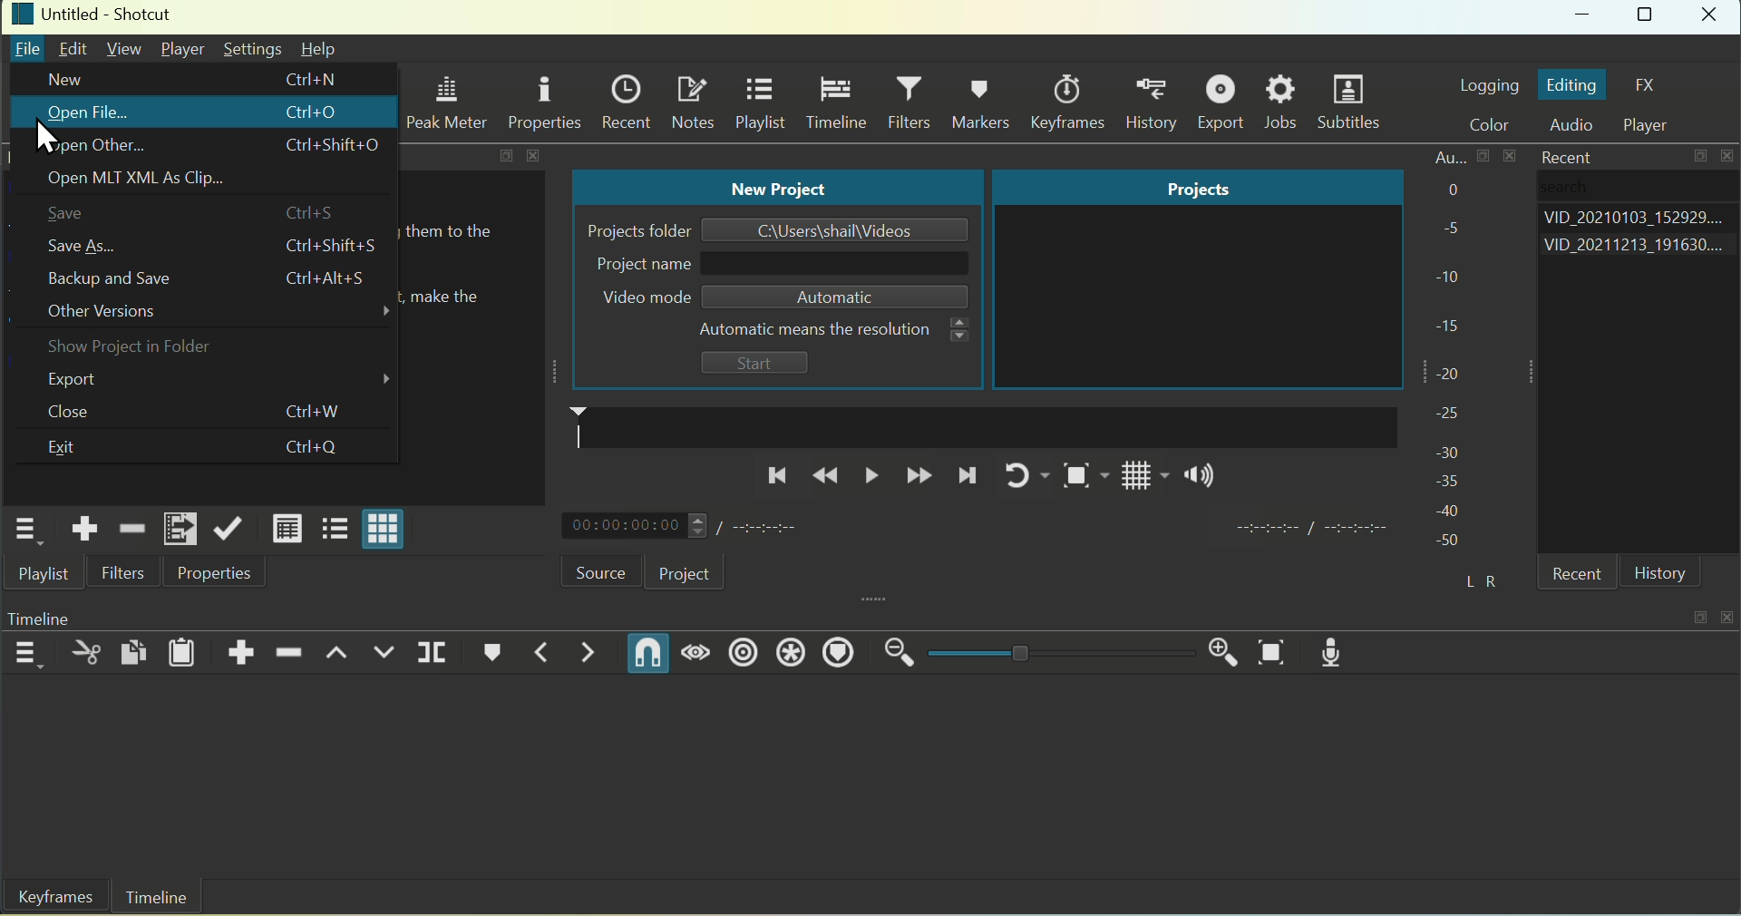 This screenshot has height=916, width=1741. Describe the element at coordinates (155, 181) in the screenshot. I see `Open MLT XML As Clip...` at that location.